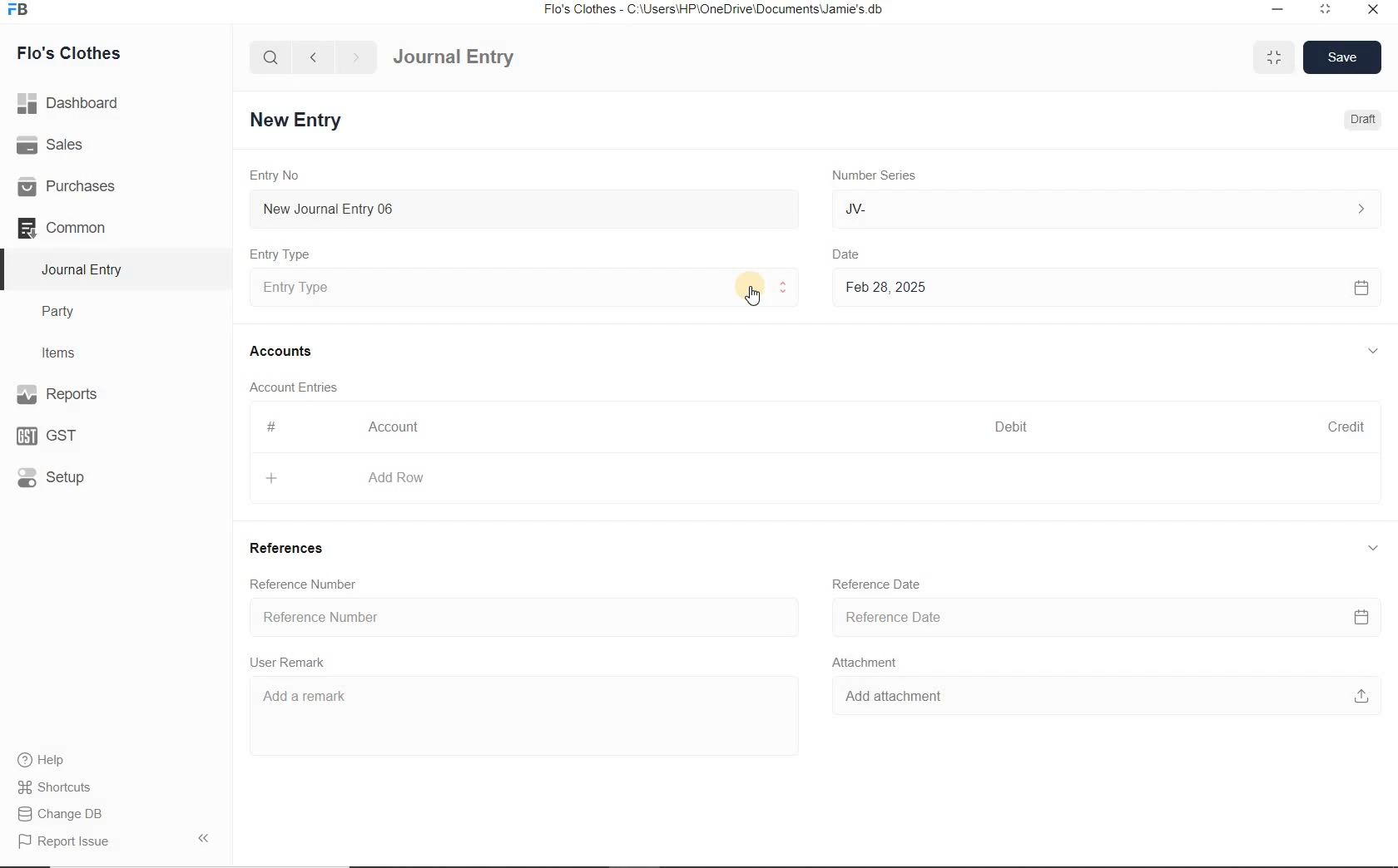 Image resolution: width=1398 pixels, height=868 pixels. Describe the element at coordinates (272, 427) in the screenshot. I see `#` at that location.